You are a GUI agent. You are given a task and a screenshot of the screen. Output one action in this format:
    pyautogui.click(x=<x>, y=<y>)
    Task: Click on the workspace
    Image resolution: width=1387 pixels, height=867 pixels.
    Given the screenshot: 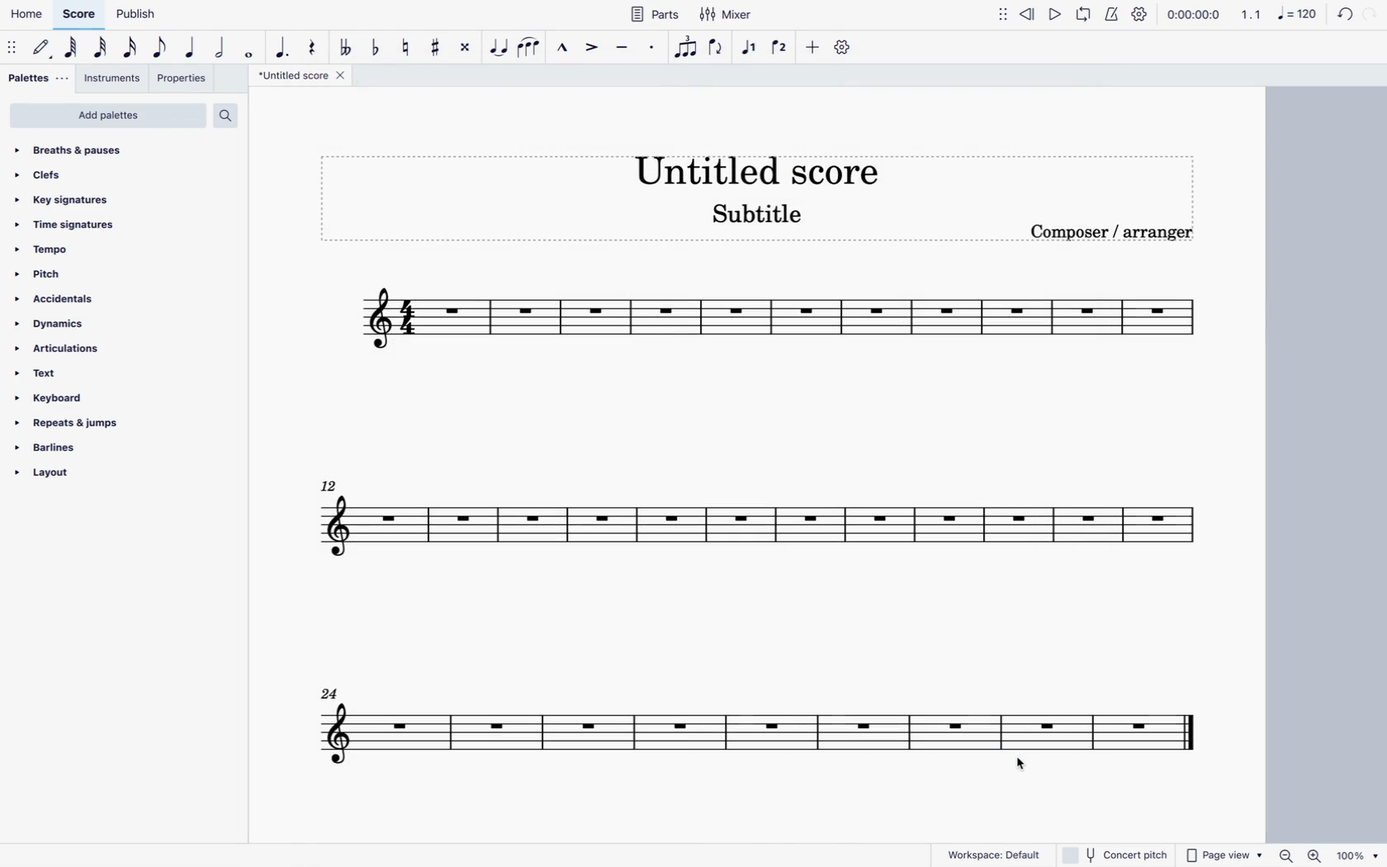 What is the action you would take?
    pyautogui.click(x=996, y=855)
    